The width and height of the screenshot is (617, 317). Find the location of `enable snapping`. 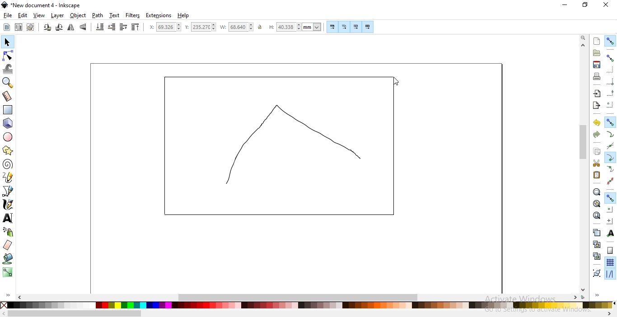

enable snapping is located at coordinates (610, 41).